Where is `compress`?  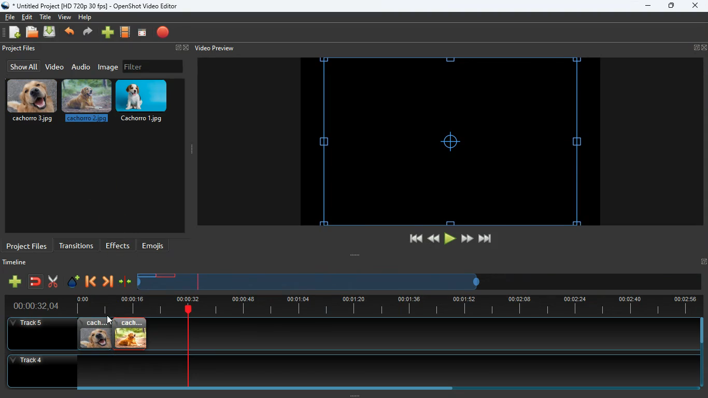
compress is located at coordinates (125, 282).